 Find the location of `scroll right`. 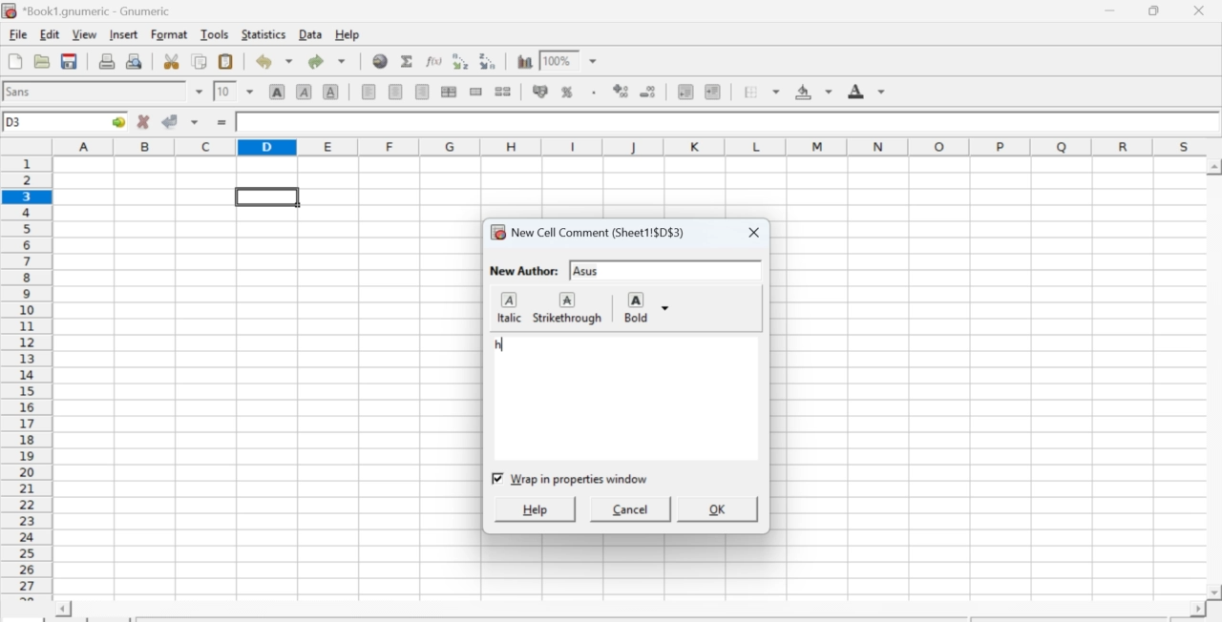

scroll right is located at coordinates (1197, 609).